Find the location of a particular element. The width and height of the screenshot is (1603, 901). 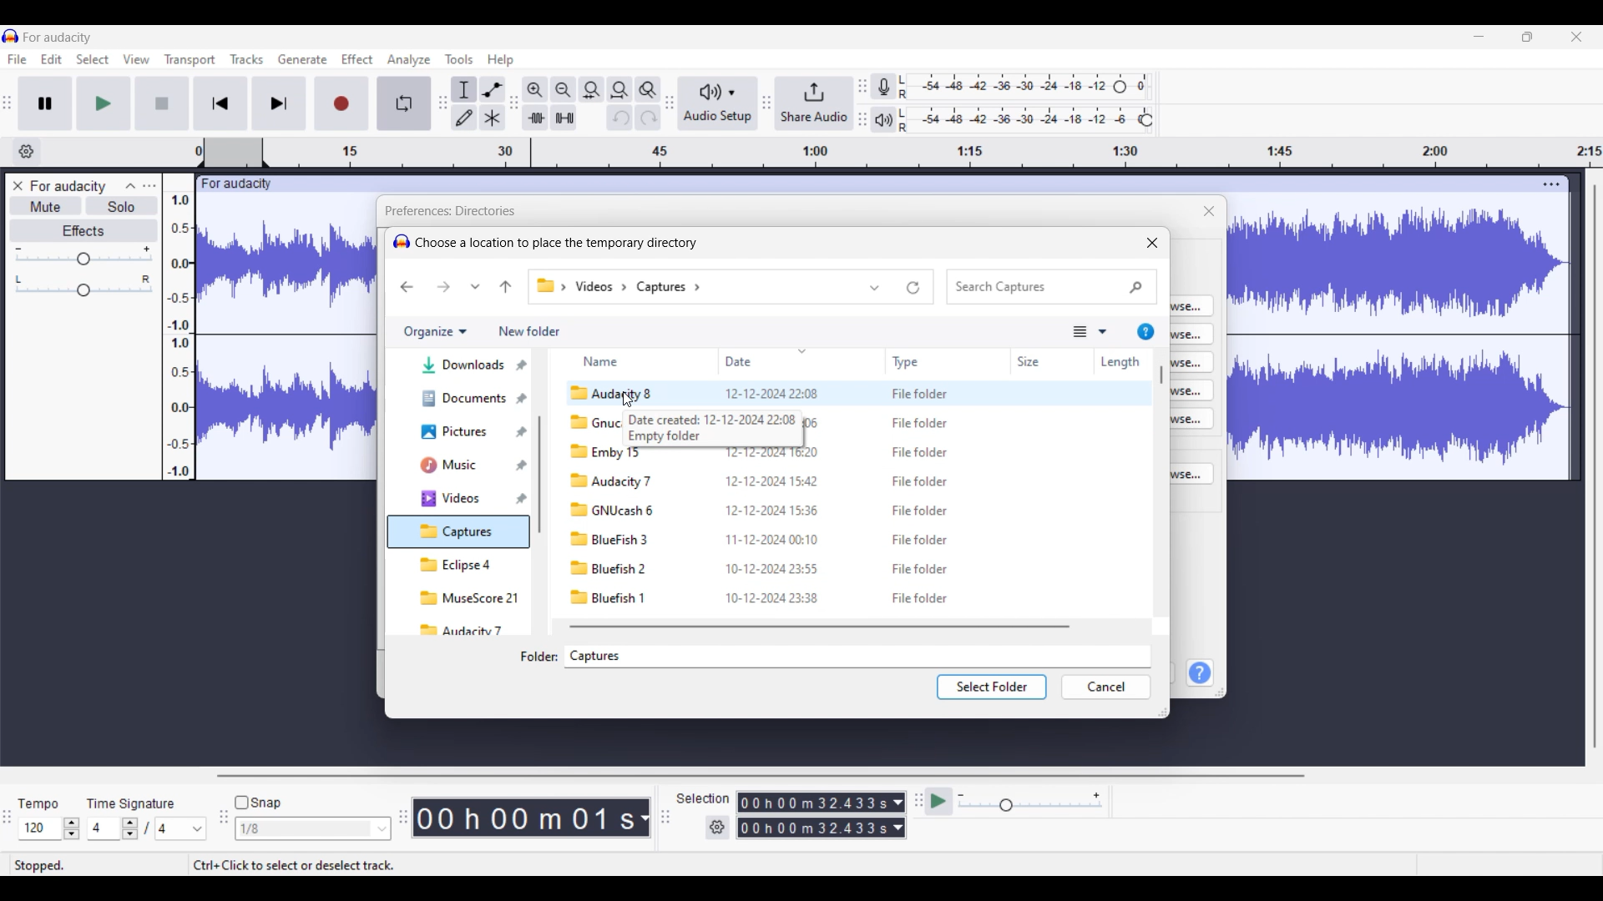

file folder is located at coordinates (920, 424).